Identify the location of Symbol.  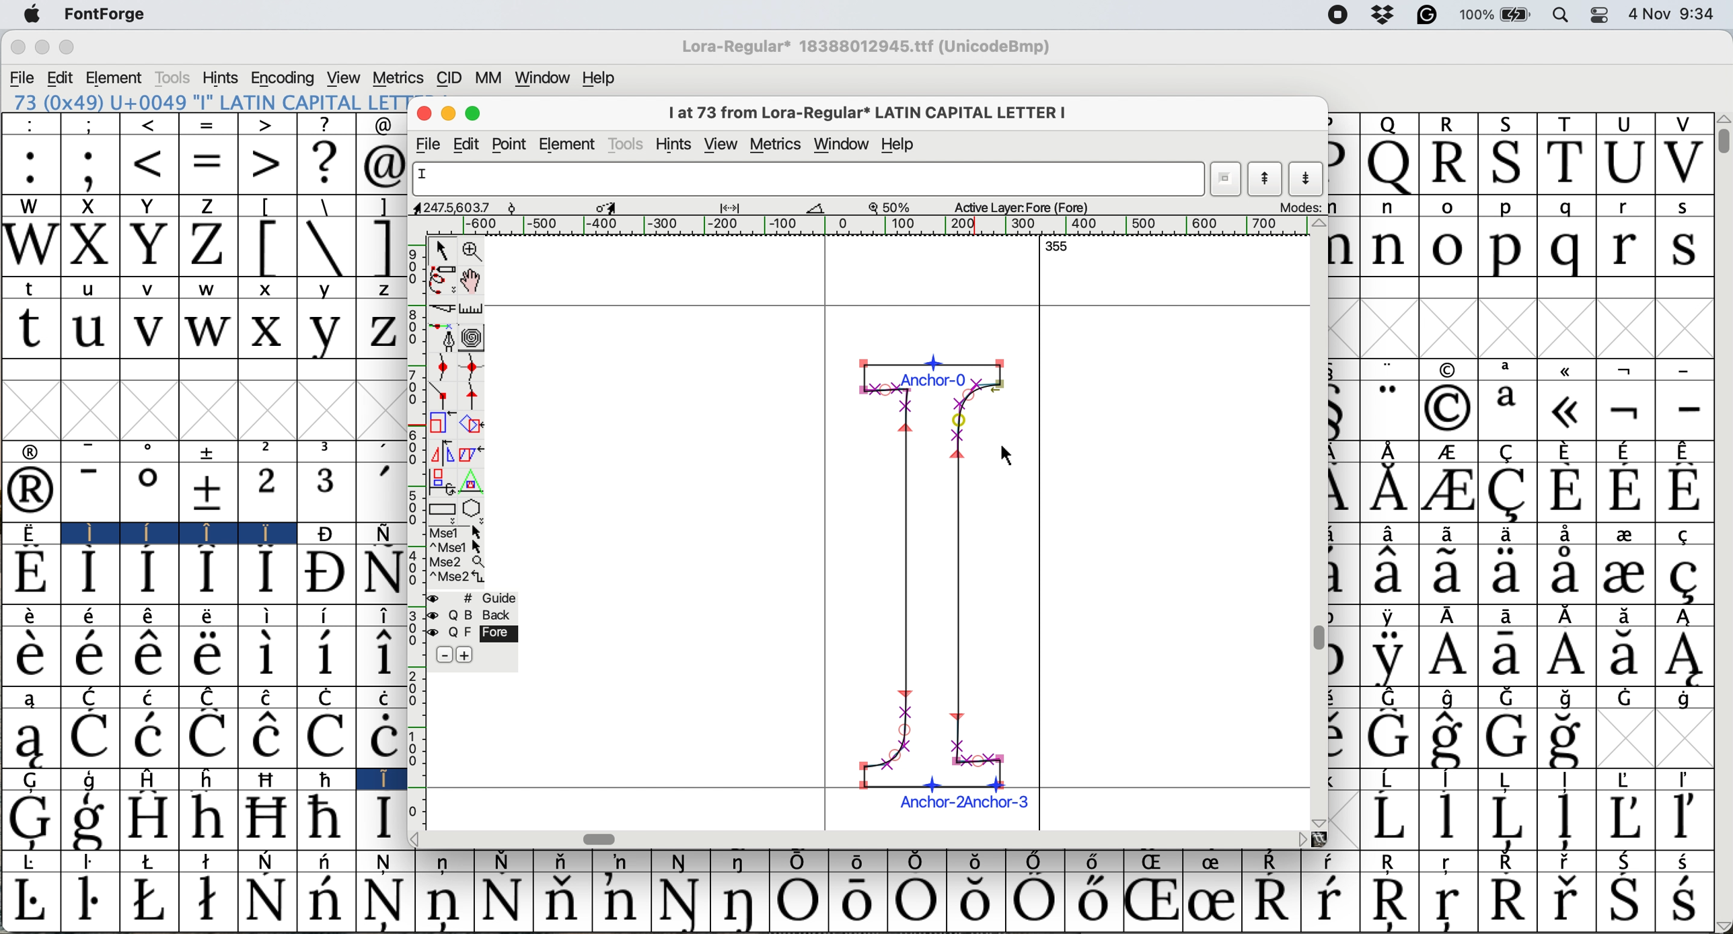
(1097, 862).